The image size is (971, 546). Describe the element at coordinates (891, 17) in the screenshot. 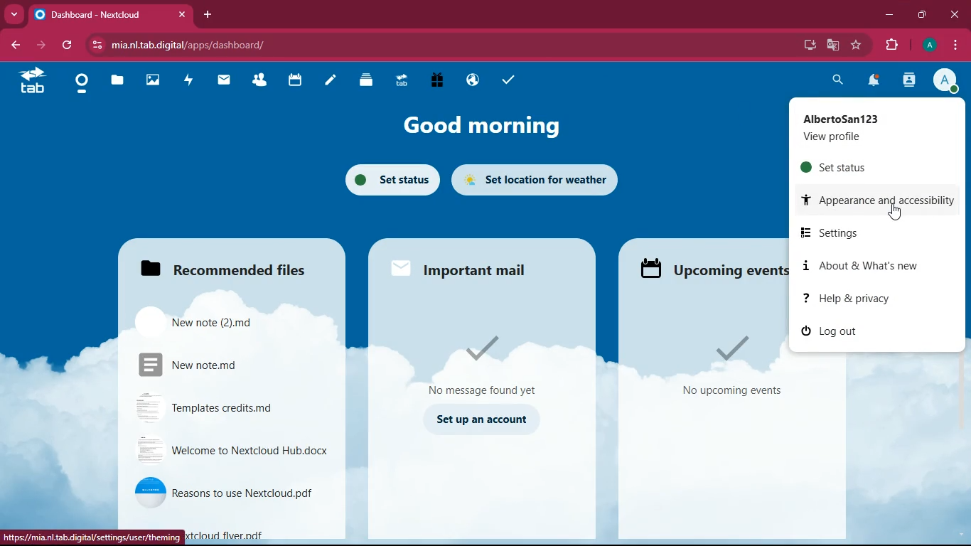

I see `minimize` at that location.